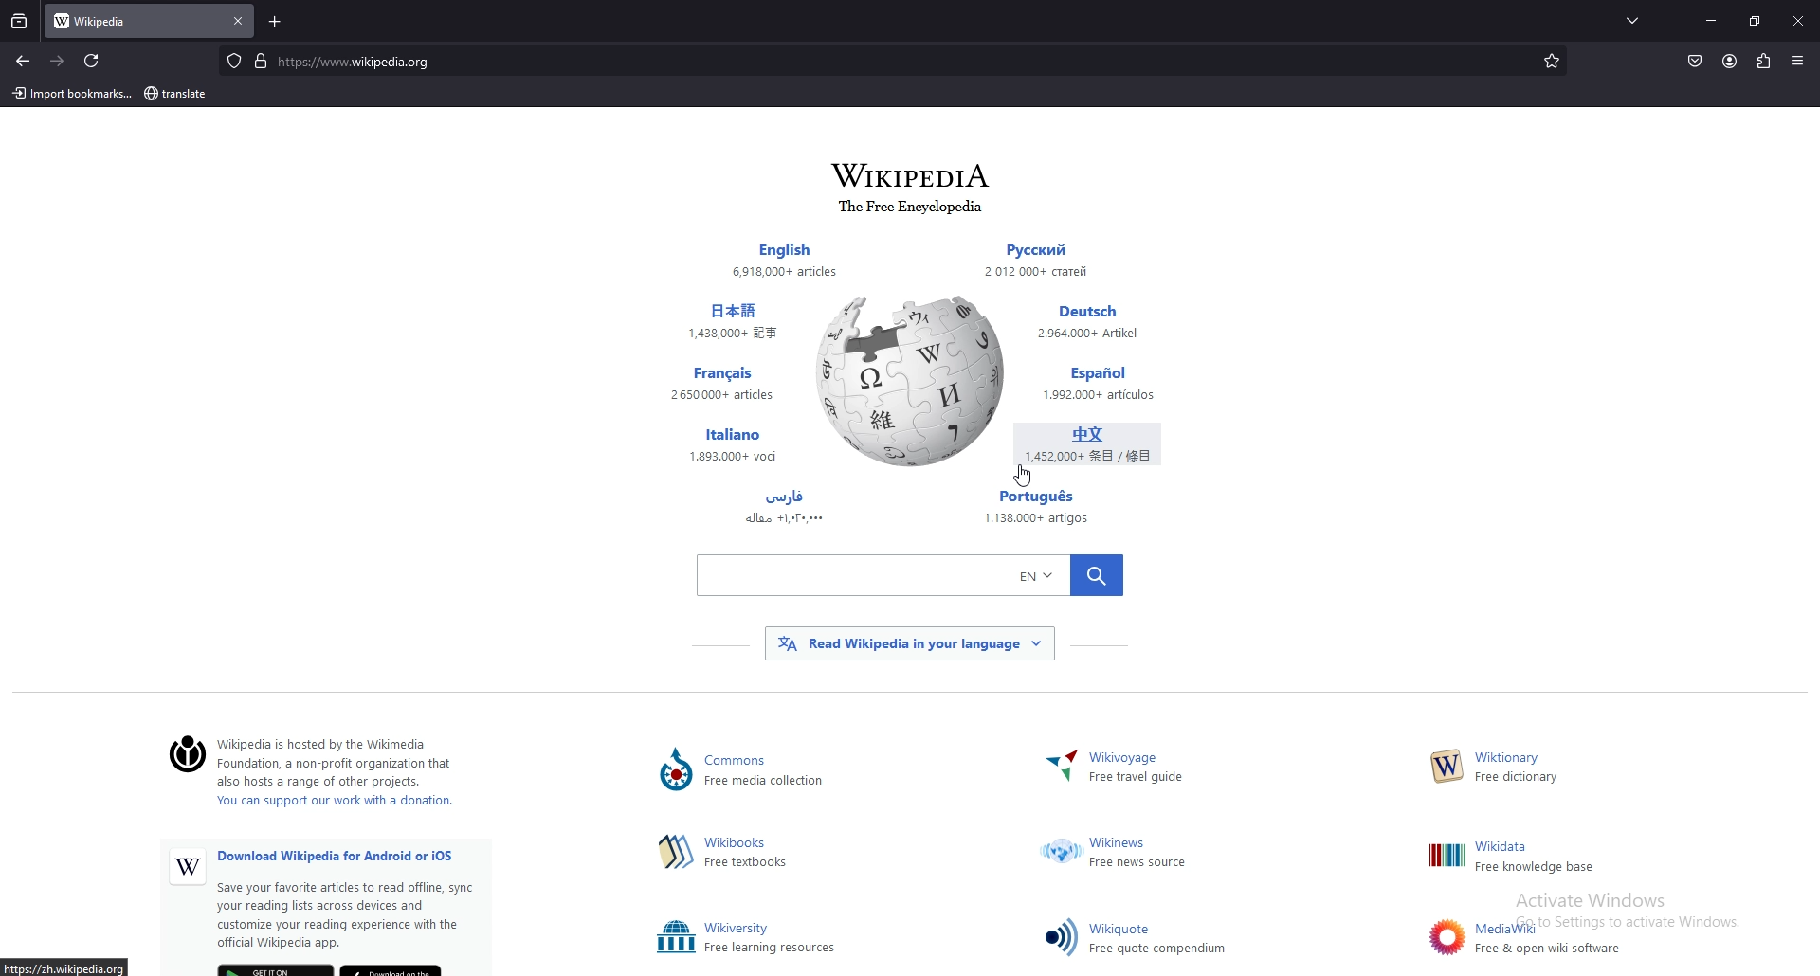  What do you see at coordinates (676, 938) in the screenshot?
I see `` at bounding box center [676, 938].